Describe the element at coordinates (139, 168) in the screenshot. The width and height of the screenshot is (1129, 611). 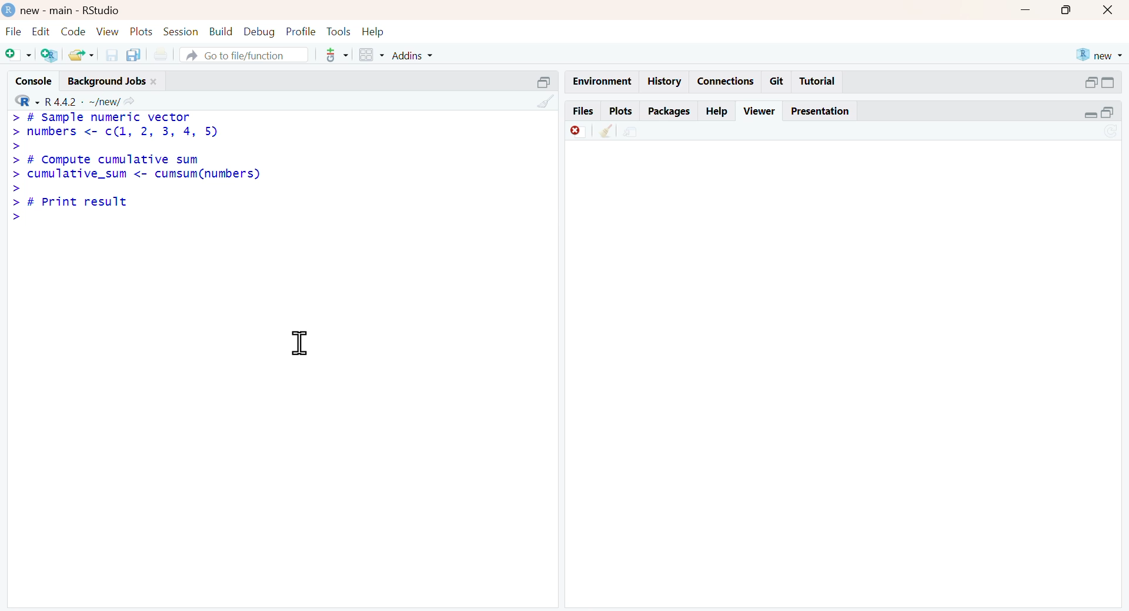
I see `> # Sample numeric vector

> numbers <- c(1, 2, 3, 4, 5)

>

> # Compute cumulative sum

> cumulative_sum <- cumsum(numbers)
>

> # Print result

>` at that location.